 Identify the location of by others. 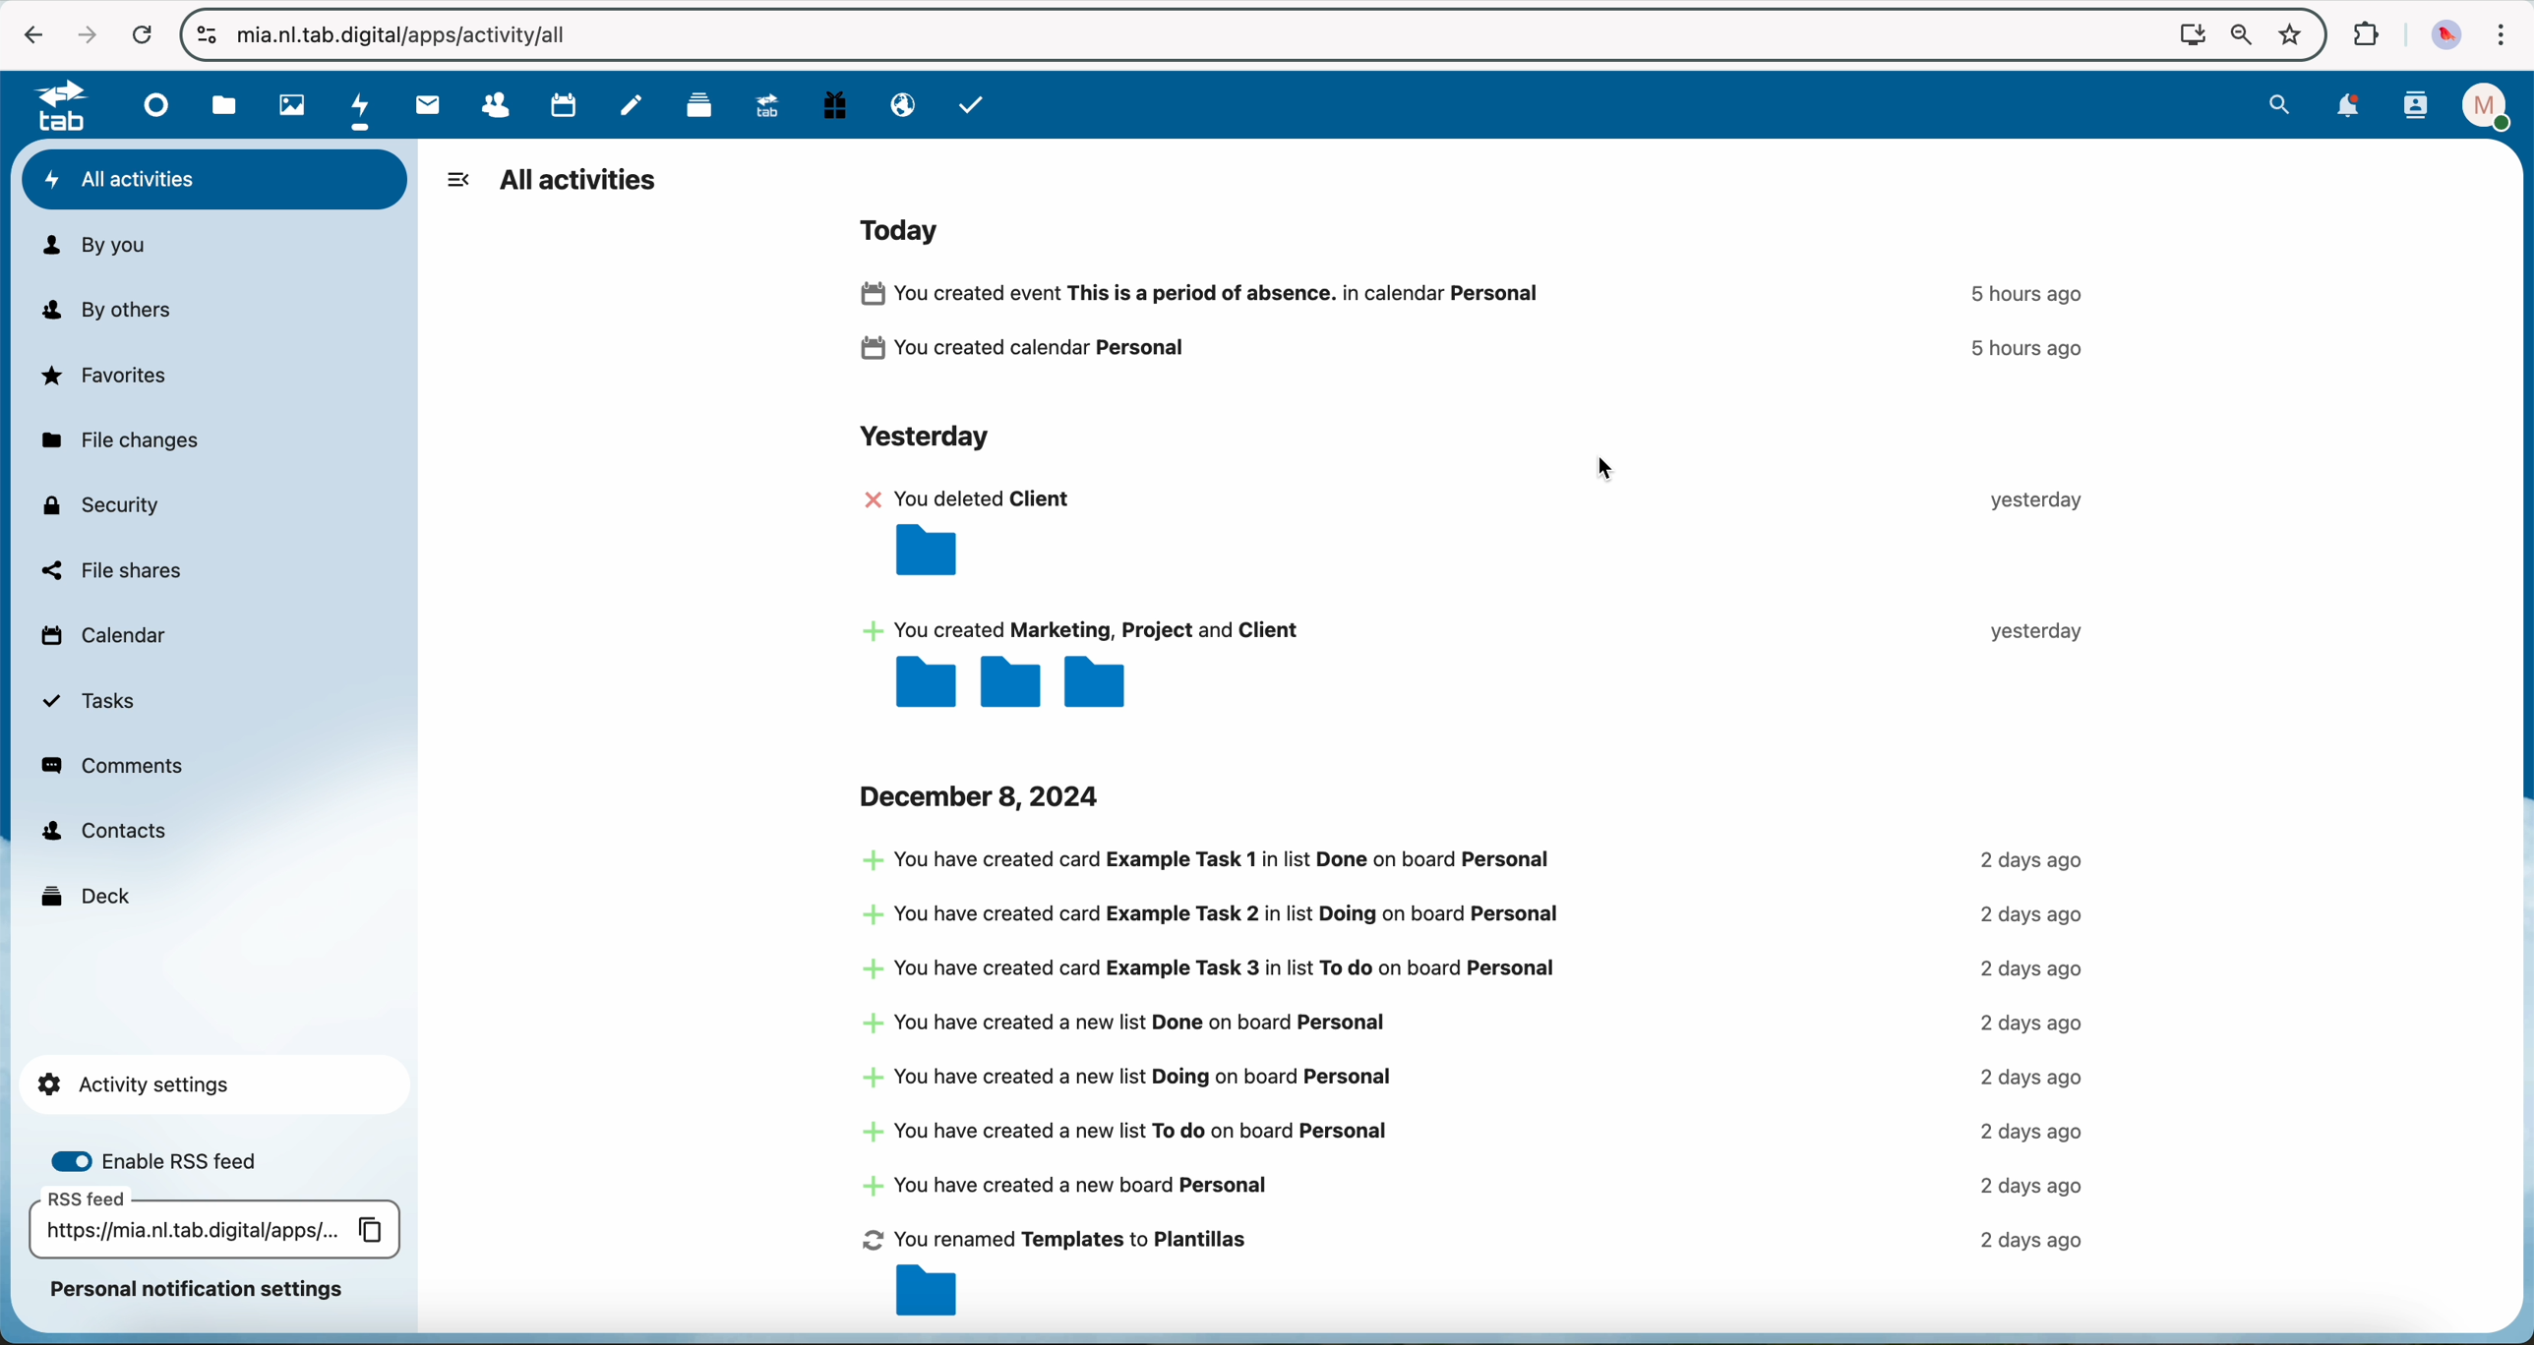
(117, 311).